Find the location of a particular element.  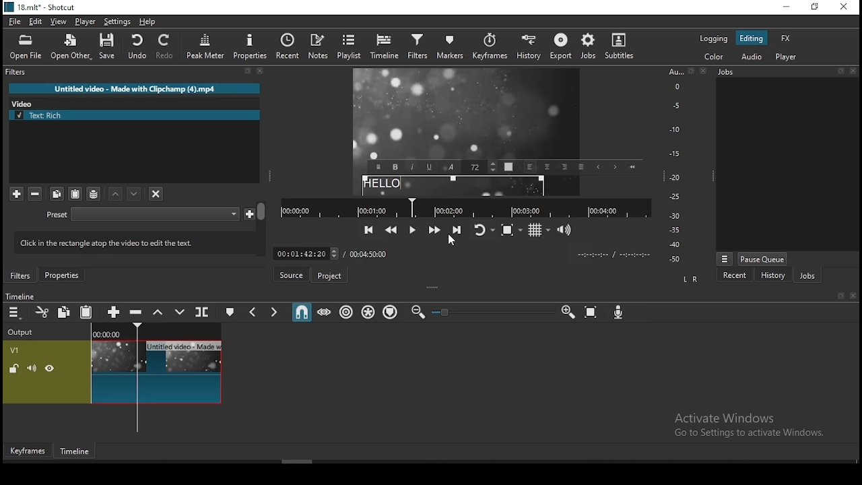

Right align is located at coordinates (564, 166).